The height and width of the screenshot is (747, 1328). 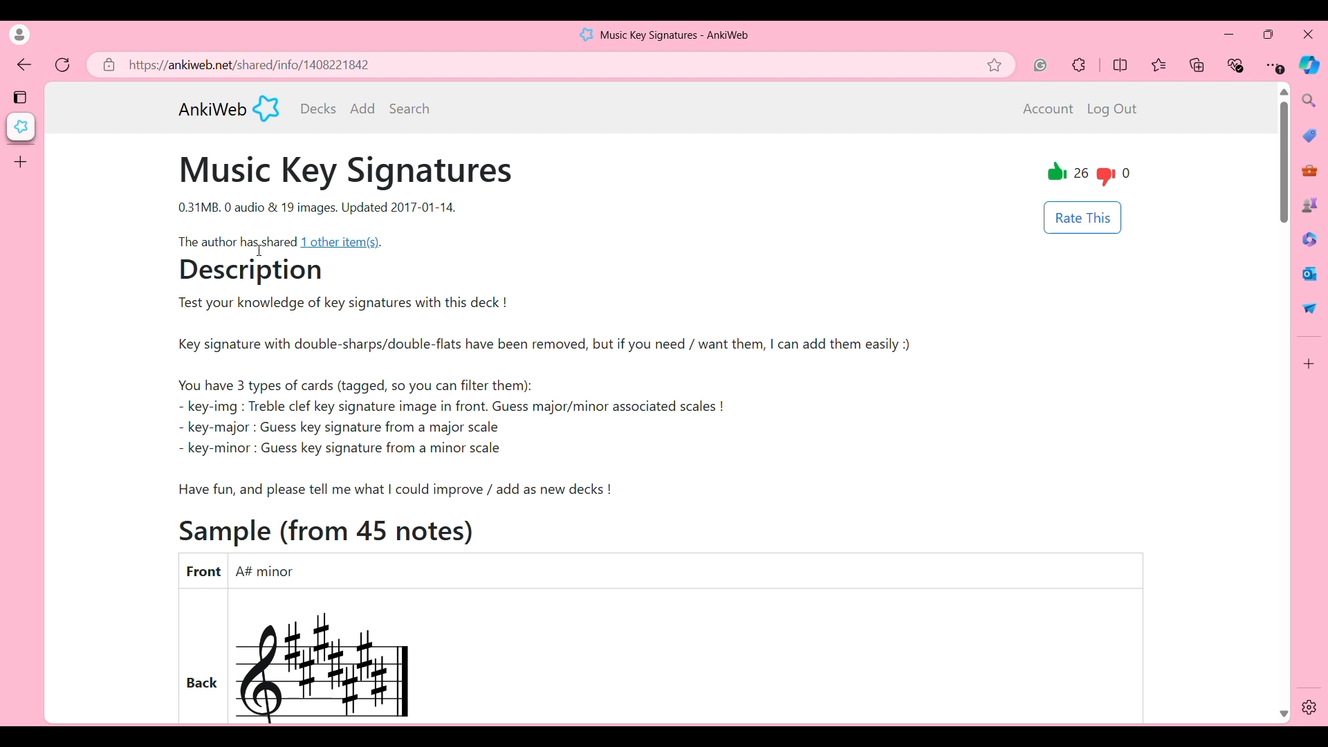 What do you see at coordinates (203, 656) in the screenshot?
I see `Back` at bounding box center [203, 656].